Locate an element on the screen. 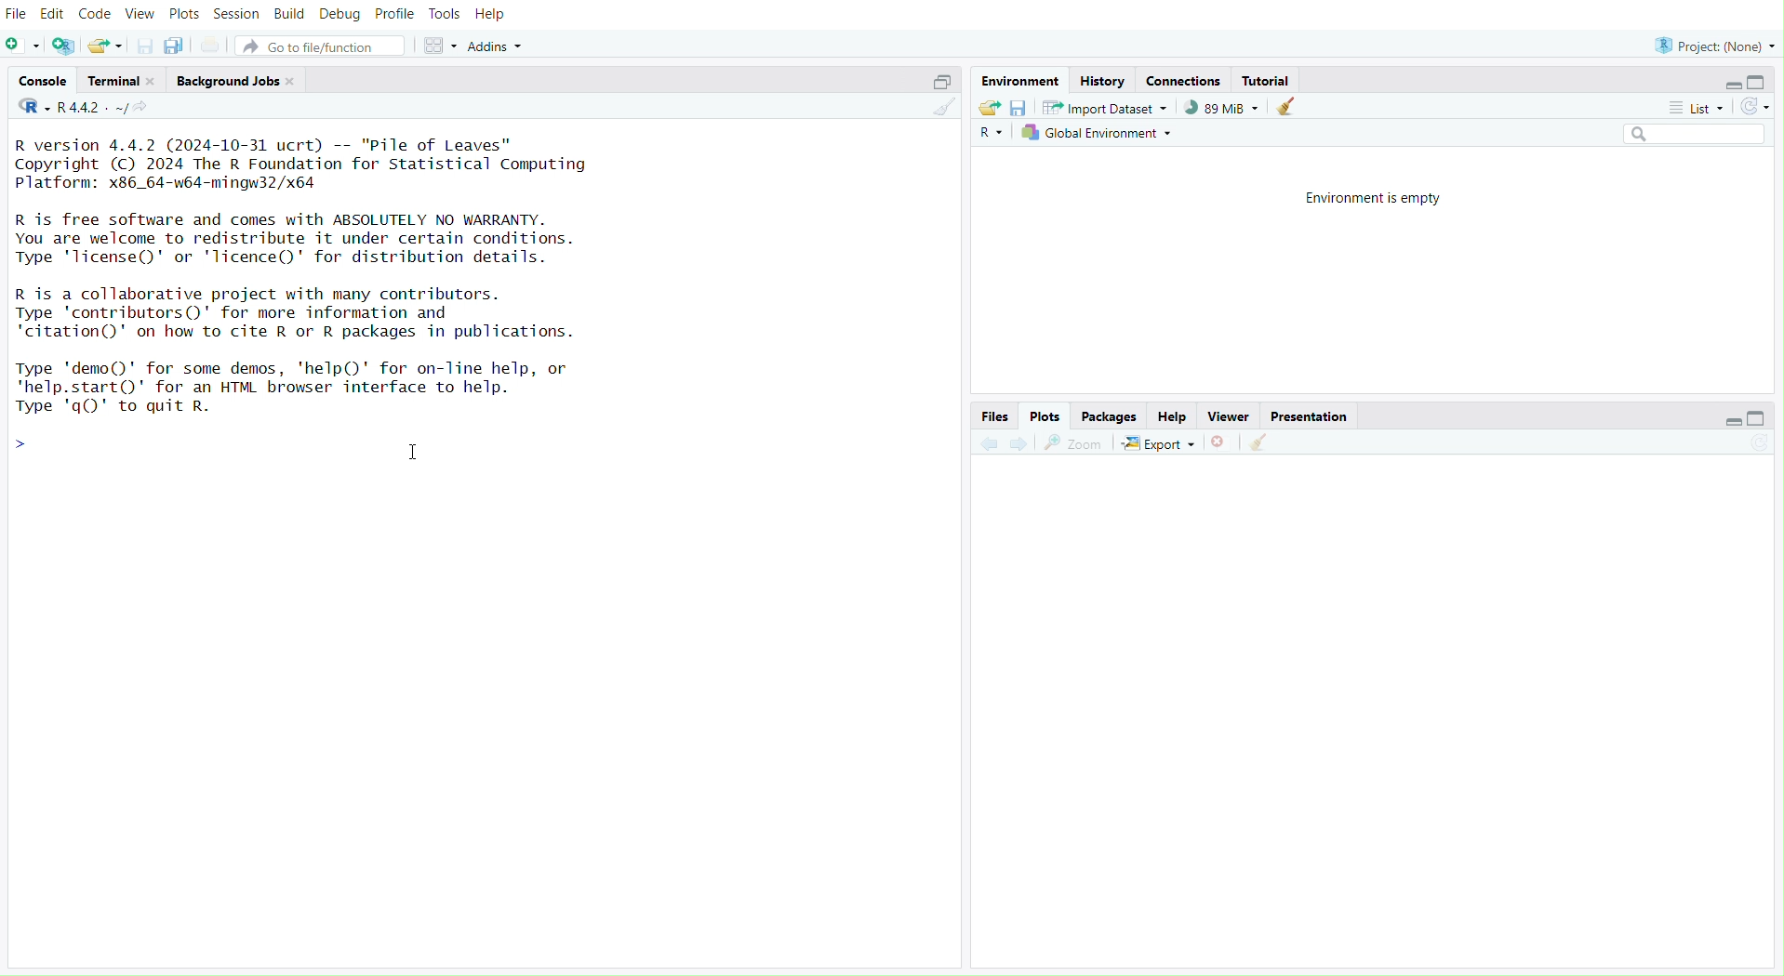  Plots is located at coordinates (180, 15).